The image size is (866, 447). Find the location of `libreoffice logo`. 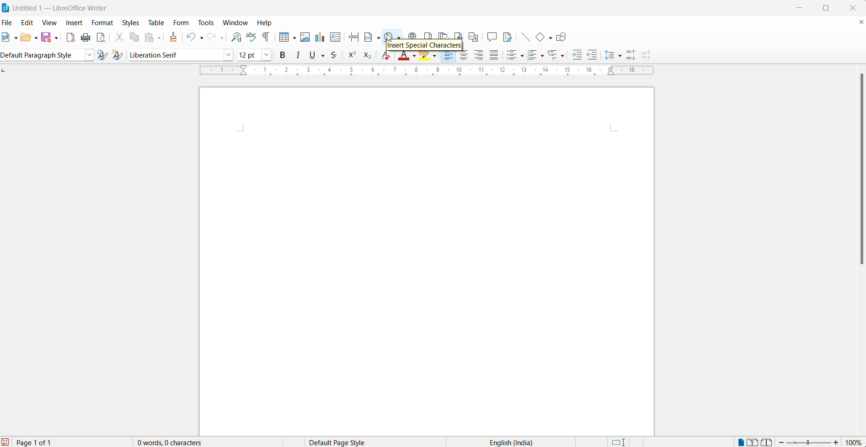

libreoffice logo is located at coordinates (6, 7).